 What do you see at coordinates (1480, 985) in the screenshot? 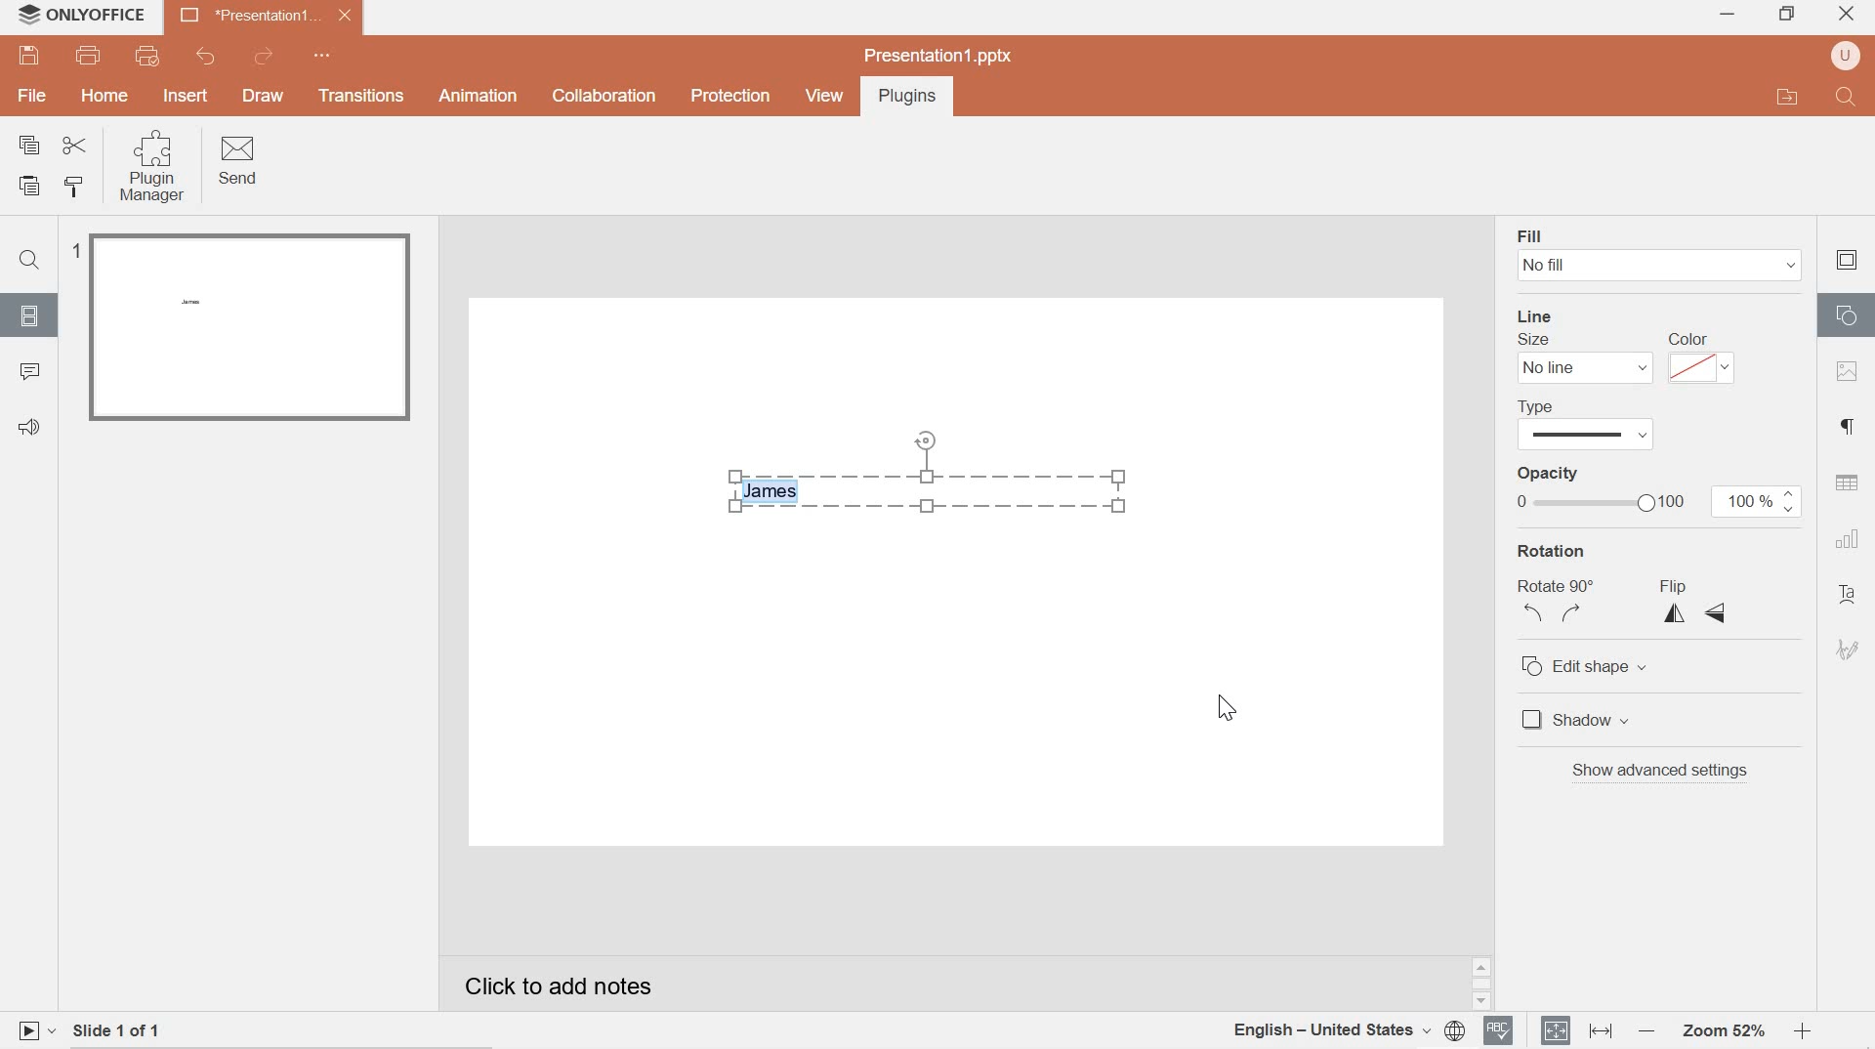
I see `scrollbar` at bounding box center [1480, 985].